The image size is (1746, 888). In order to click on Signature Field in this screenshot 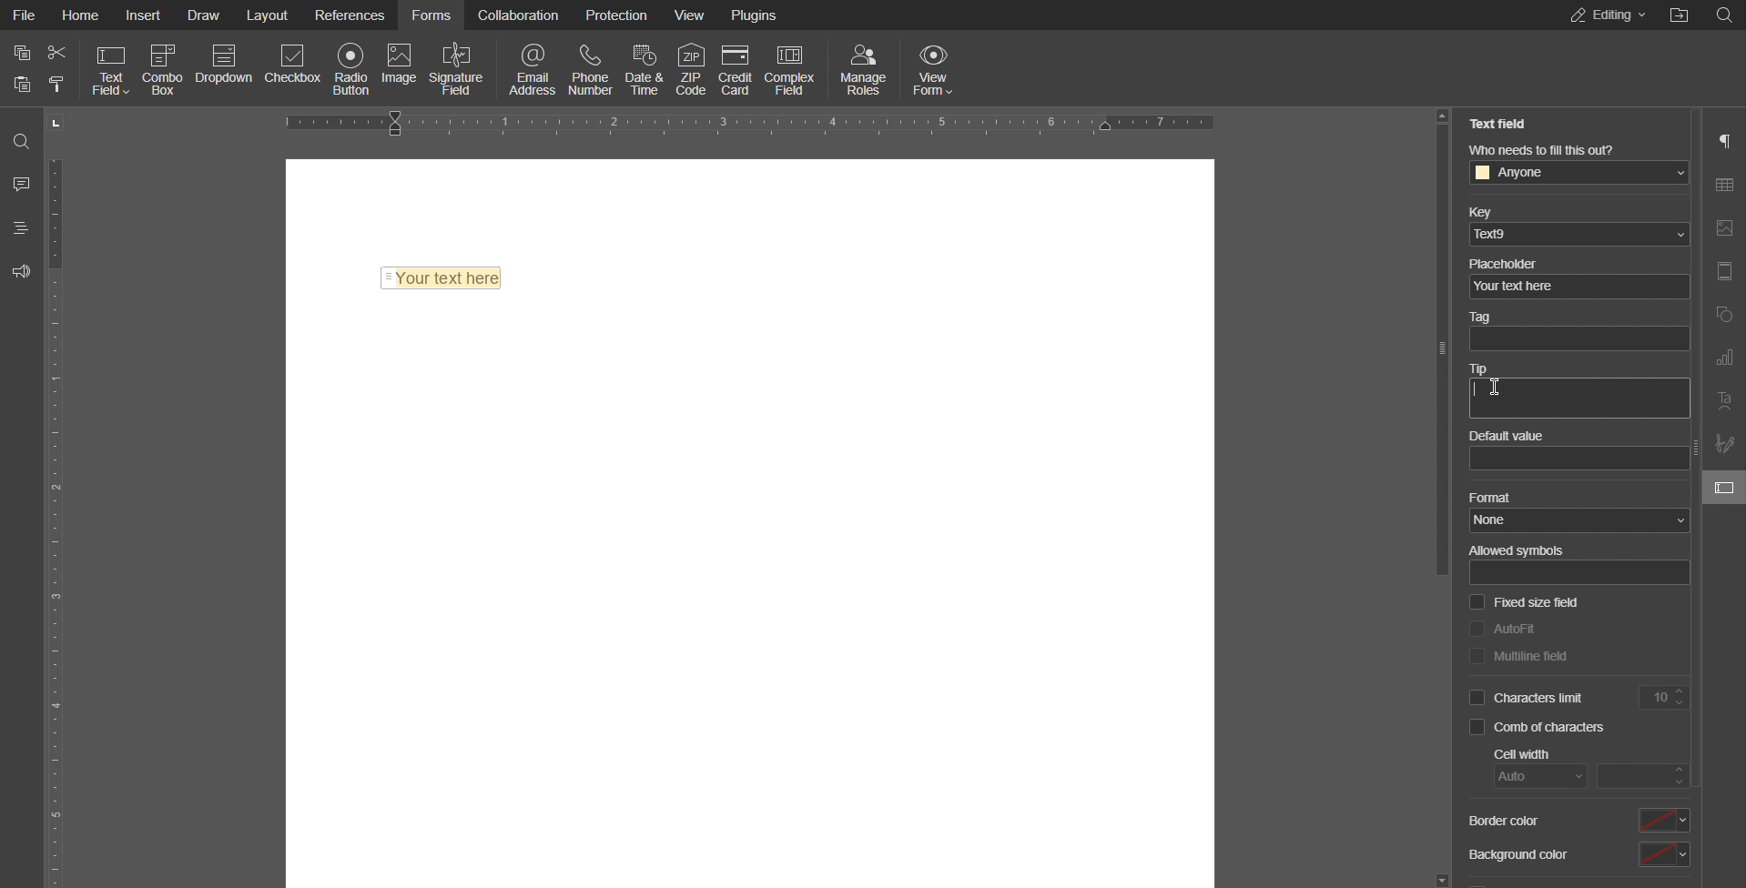, I will do `click(462, 68)`.